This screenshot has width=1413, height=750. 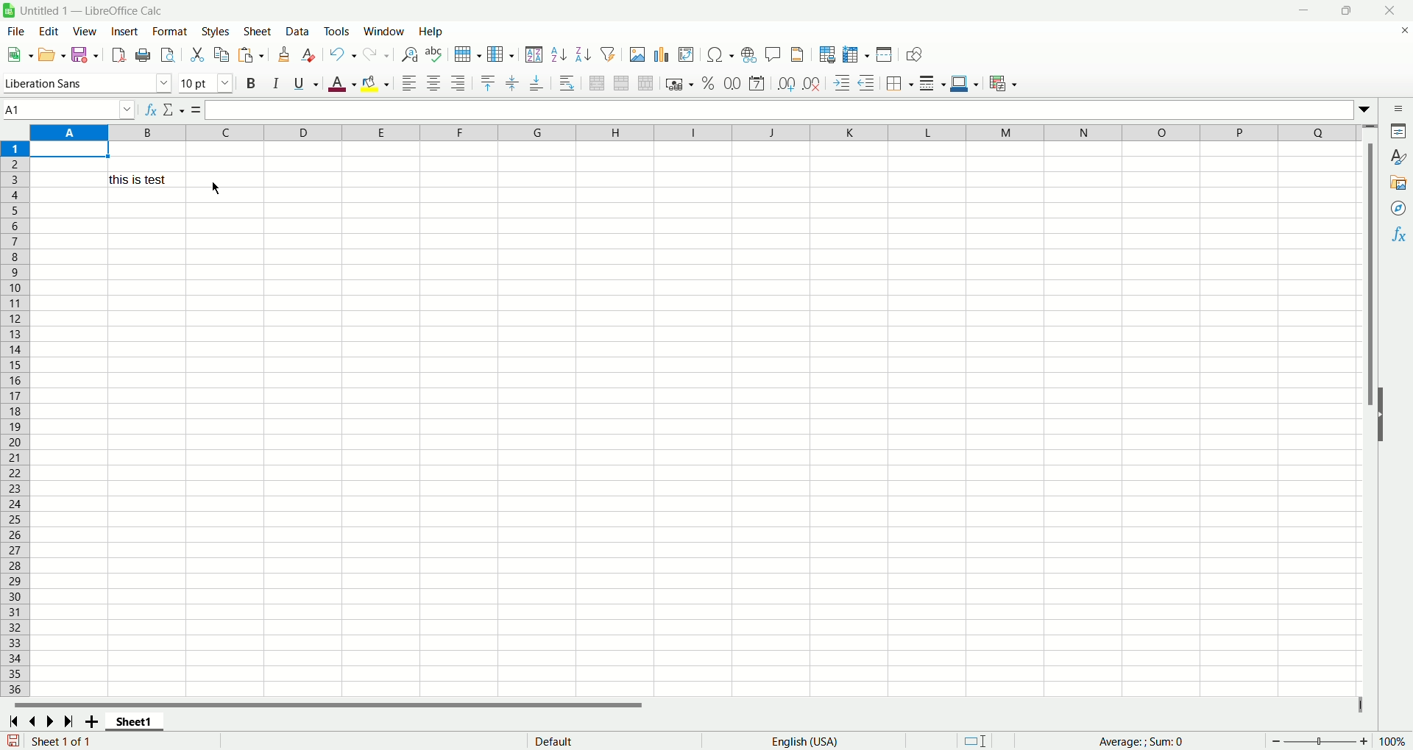 I want to click on close, so click(x=1387, y=11).